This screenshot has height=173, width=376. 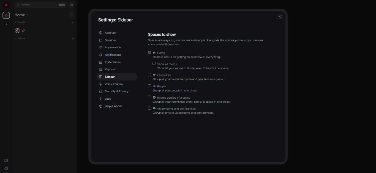 What do you see at coordinates (7, 25) in the screenshot?
I see `create space` at bounding box center [7, 25].